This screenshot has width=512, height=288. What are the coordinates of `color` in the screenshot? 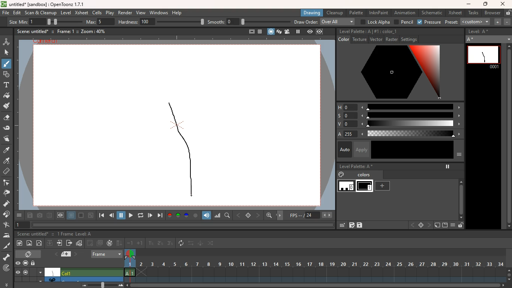 It's located at (395, 73).